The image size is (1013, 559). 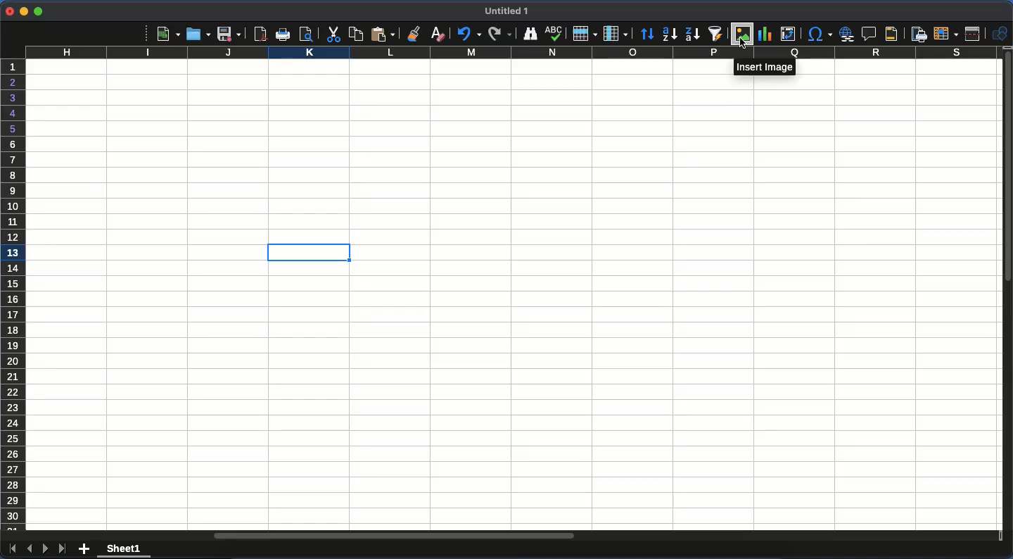 I want to click on cell selection, so click(x=307, y=253).